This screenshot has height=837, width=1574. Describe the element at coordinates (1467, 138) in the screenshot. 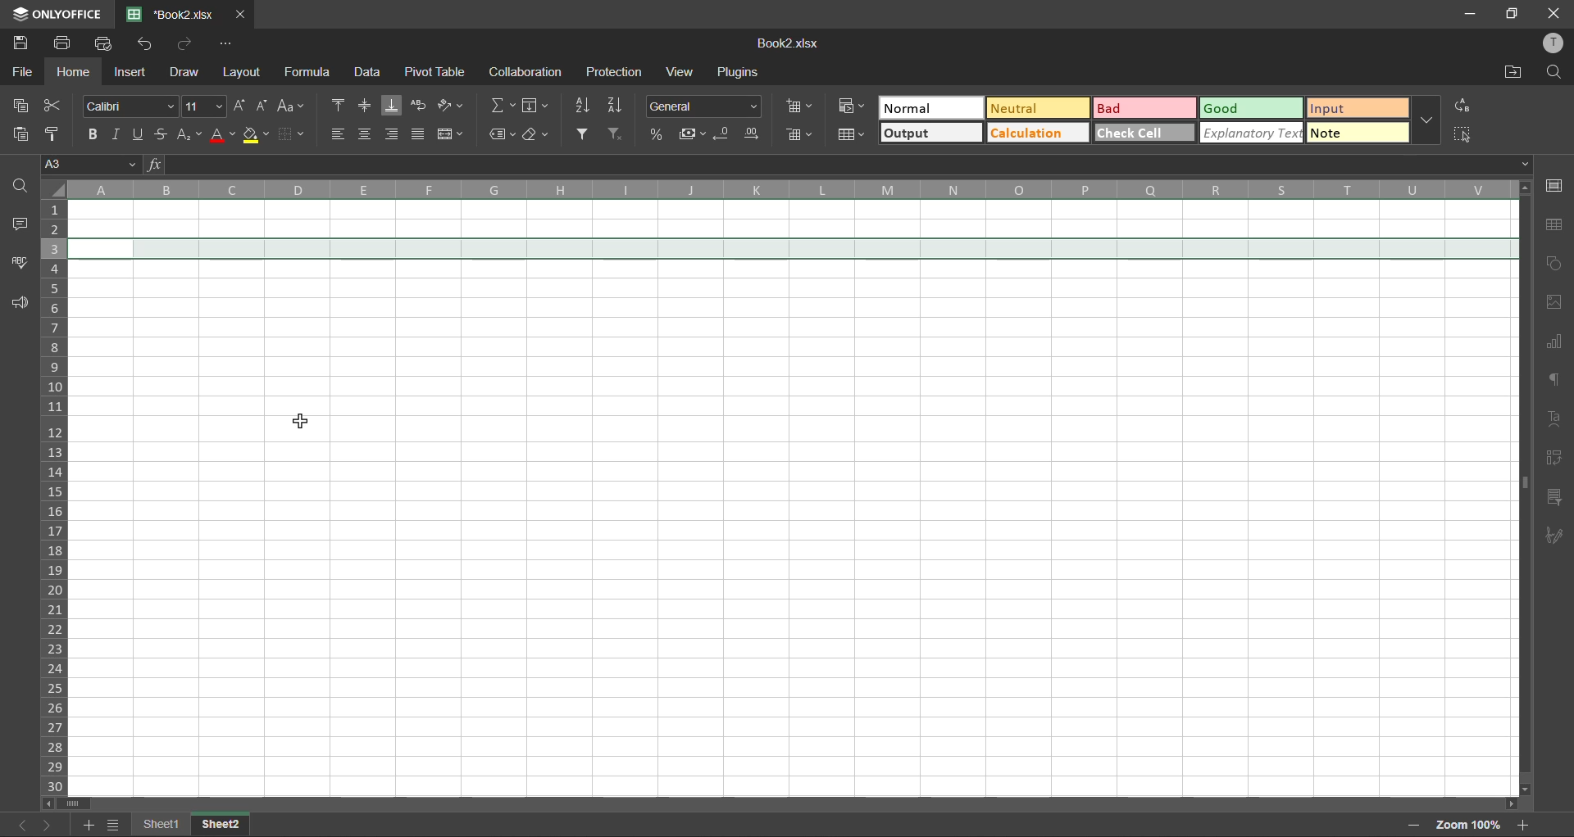

I see `select all` at that location.